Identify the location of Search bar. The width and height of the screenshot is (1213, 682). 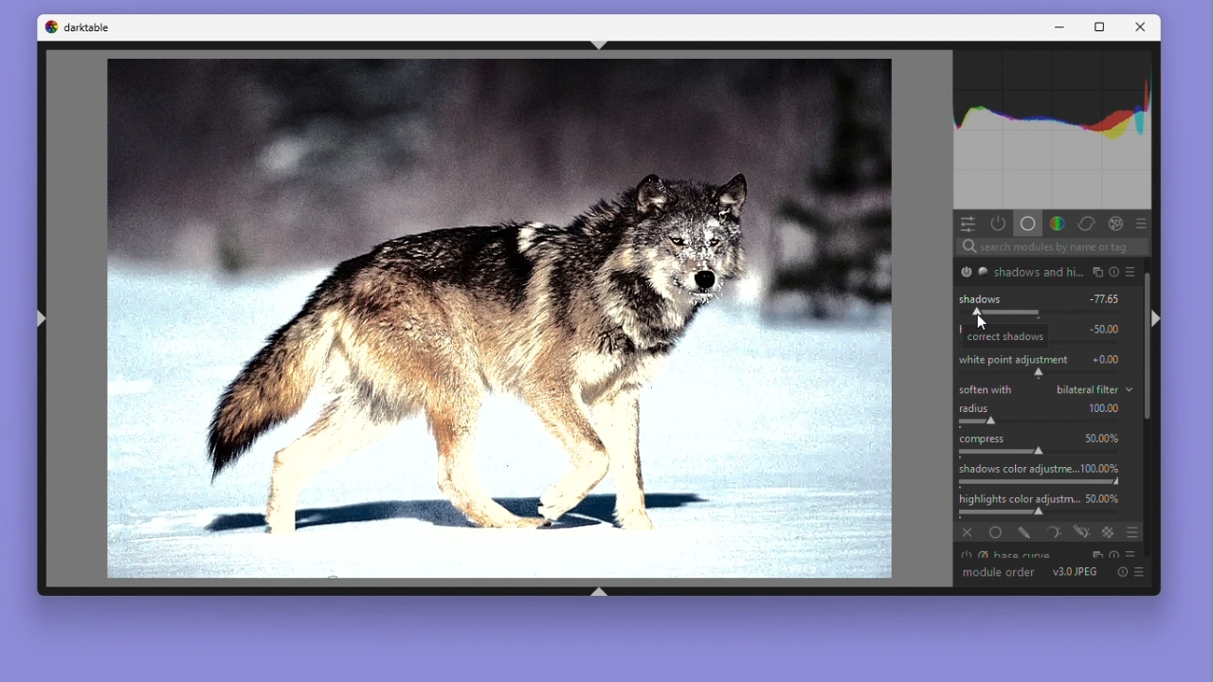
(1054, 247).